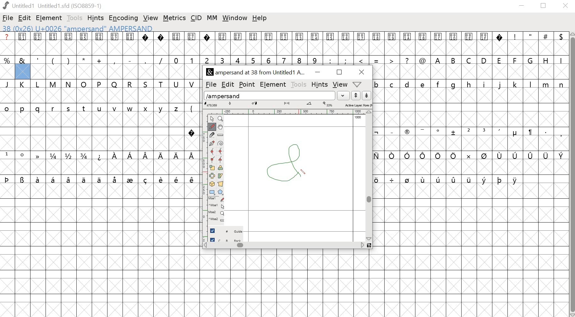 Image resolution: width=575 pixels, height=317 pixels. I want to click on V, so click(192, 83).